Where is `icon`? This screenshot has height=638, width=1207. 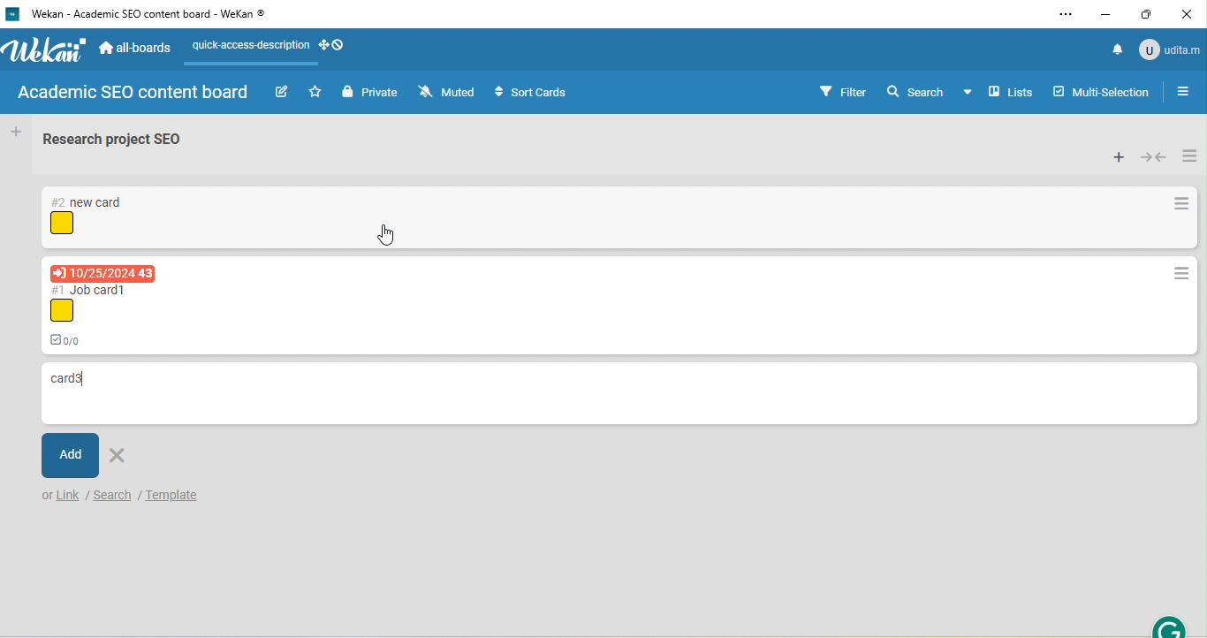
icon is located at coordinates (62, 224).